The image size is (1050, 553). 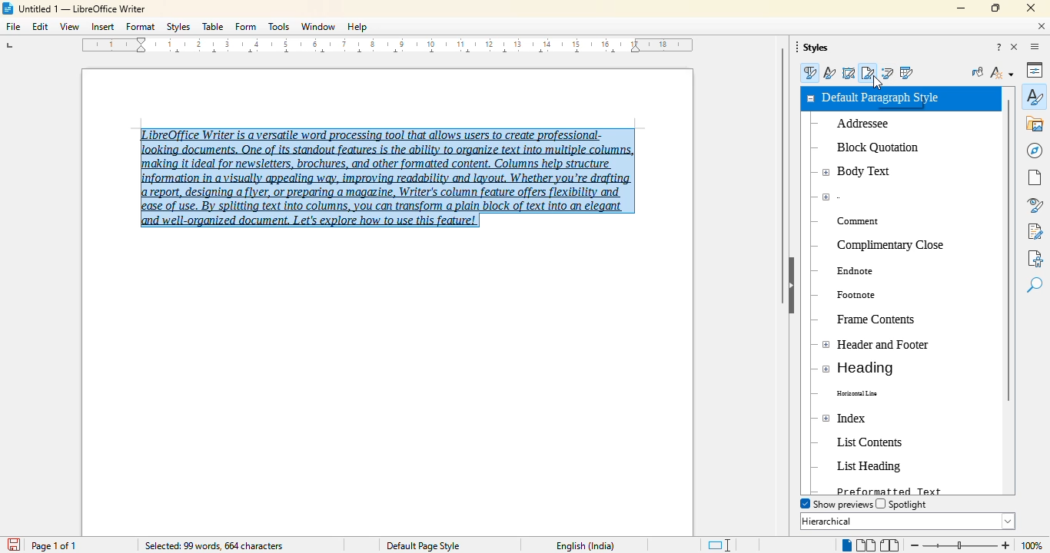 What do you see at coordinates (908, 521) in the screenshot?
I see `hierarchical` at bounding box center [908, 521].